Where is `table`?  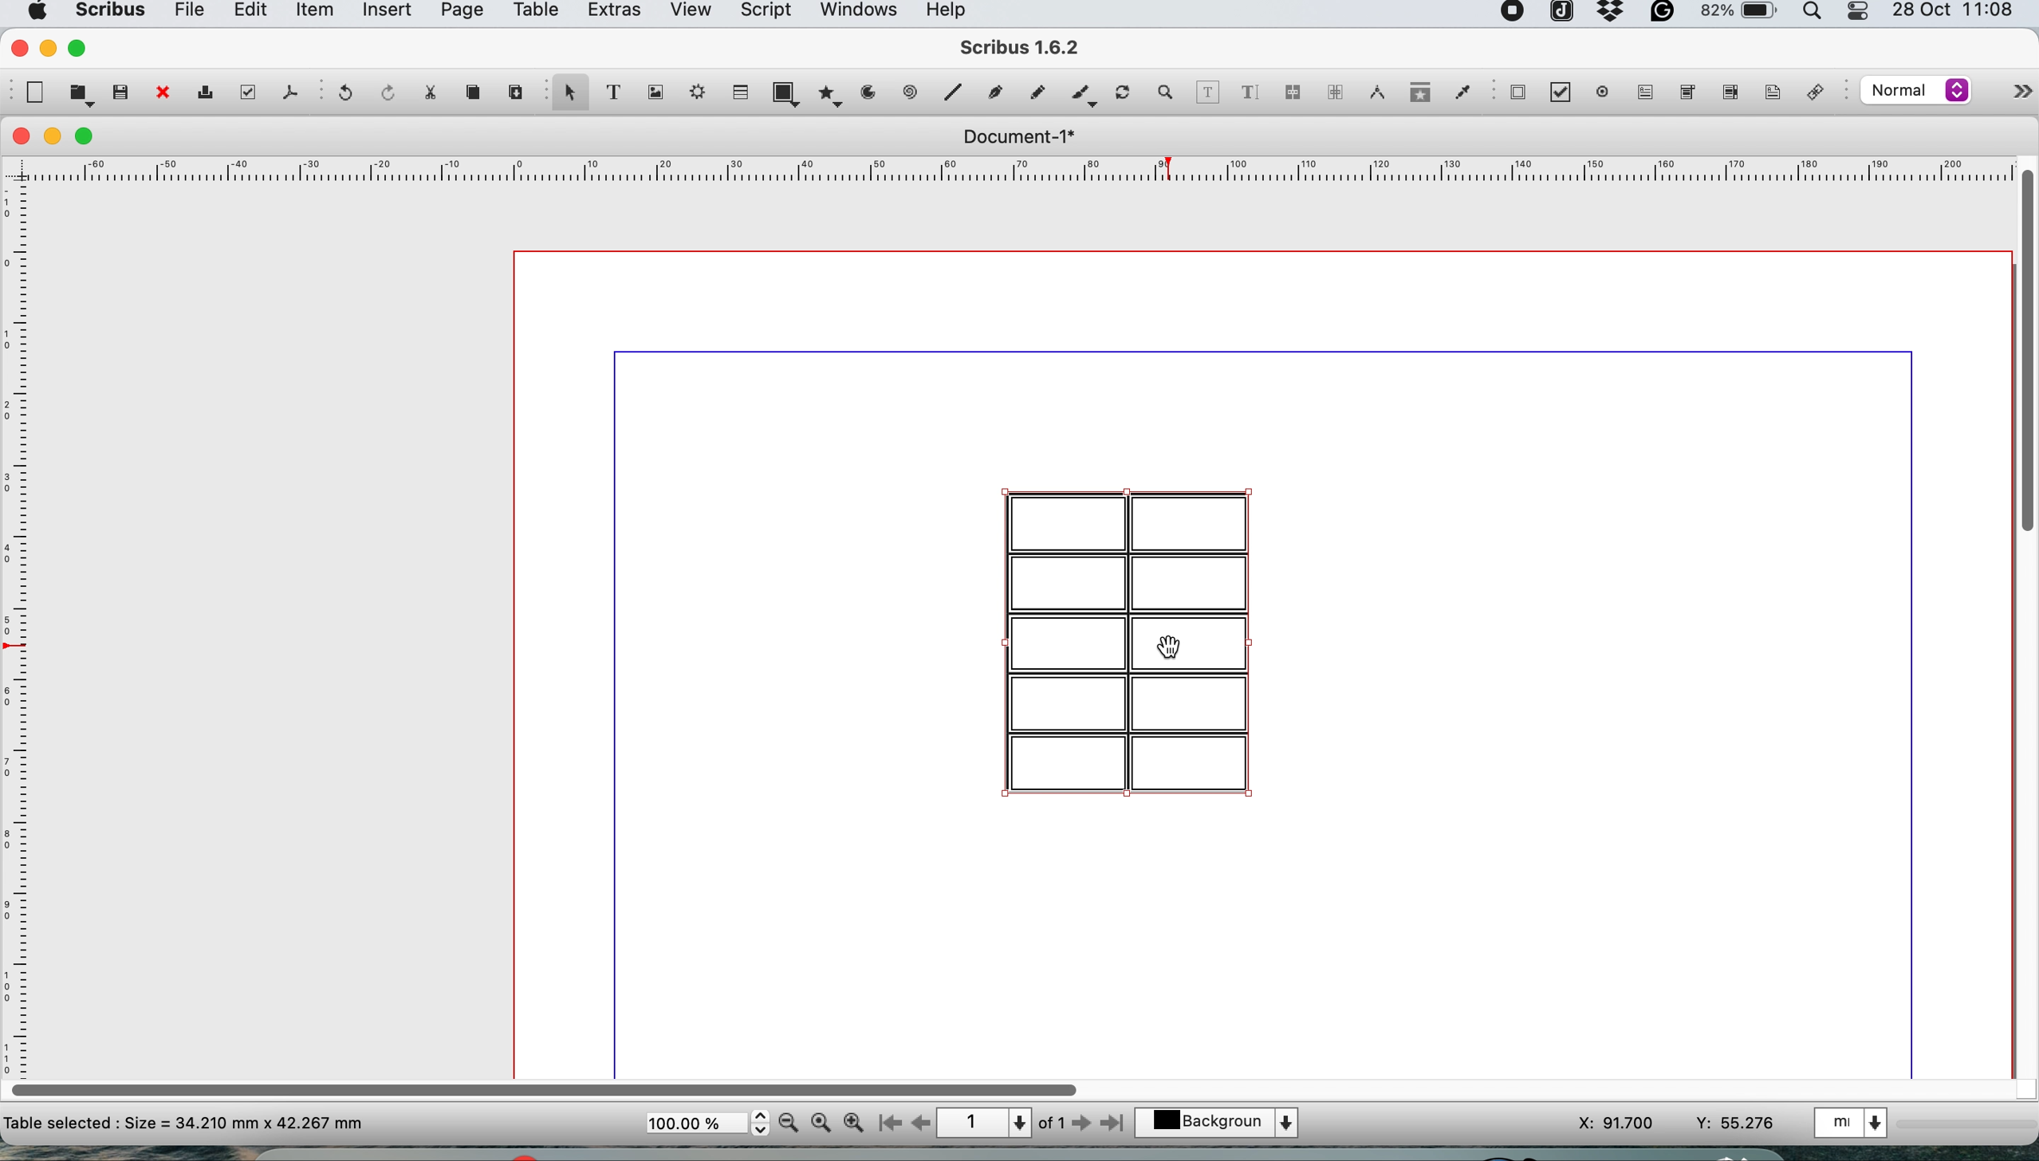 table is located at coordinates (533, 13).